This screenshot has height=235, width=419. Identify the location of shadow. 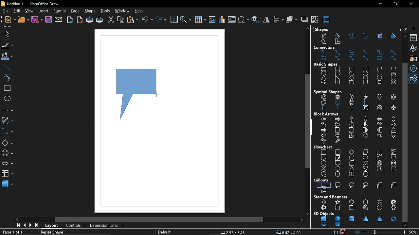
(304, 19).